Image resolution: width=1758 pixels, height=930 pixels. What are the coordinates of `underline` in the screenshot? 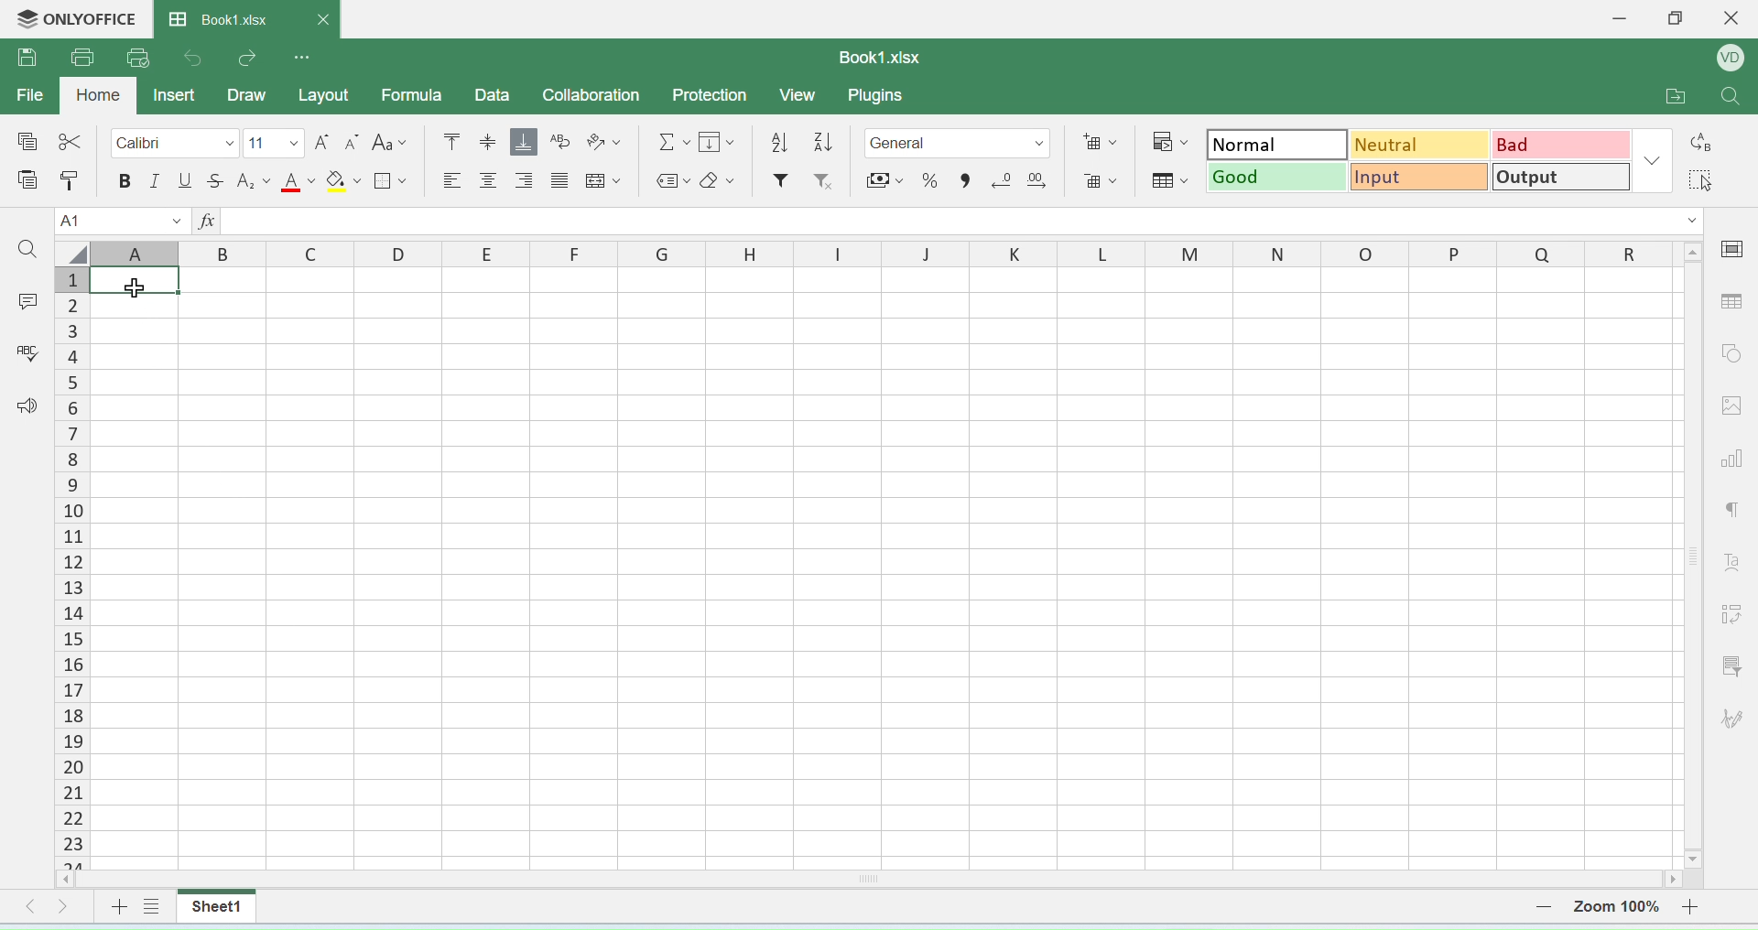 It's located at (184, 181).